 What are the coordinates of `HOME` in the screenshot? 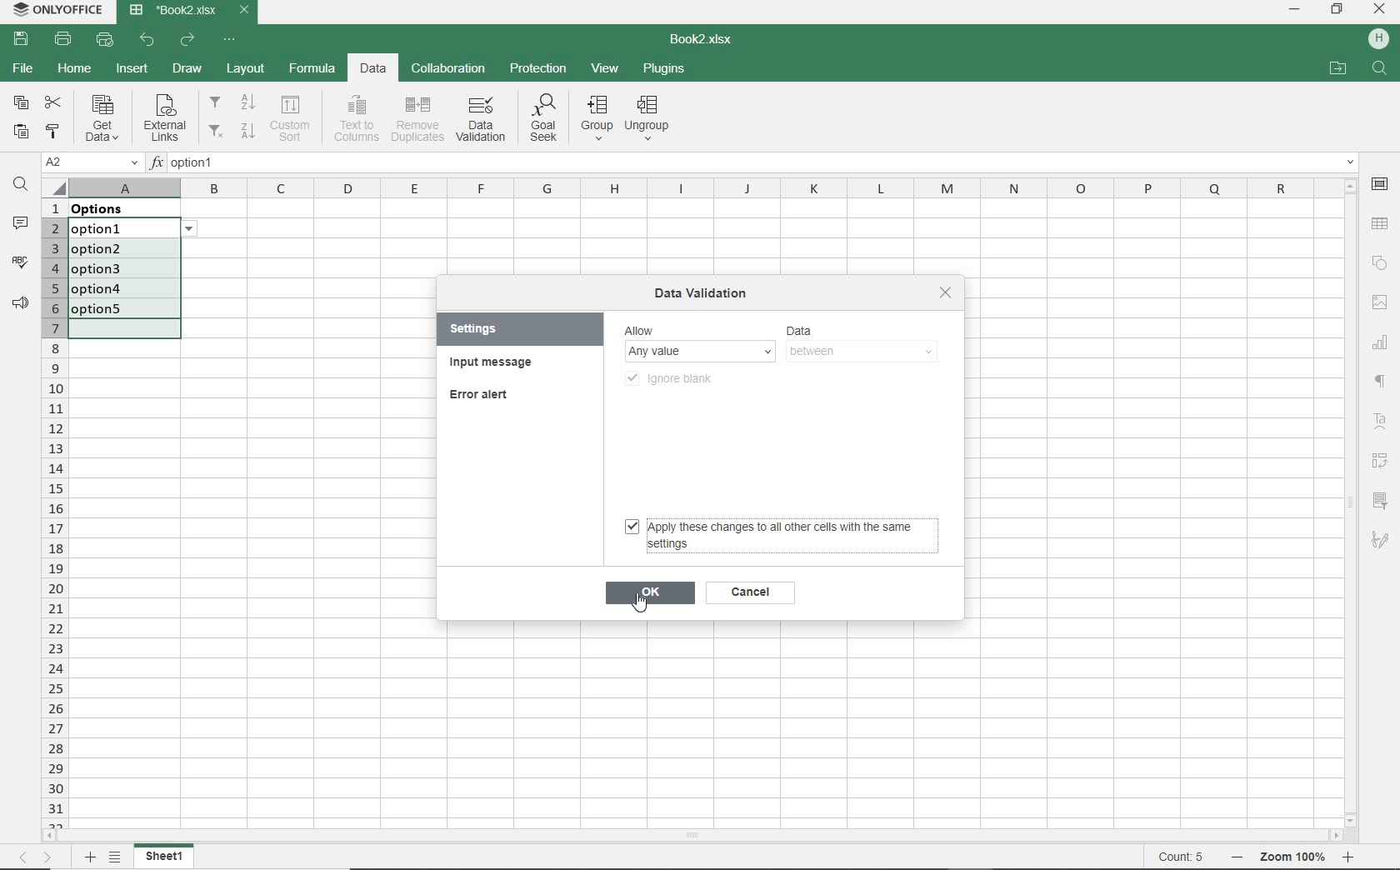 It's located at (74, 72).